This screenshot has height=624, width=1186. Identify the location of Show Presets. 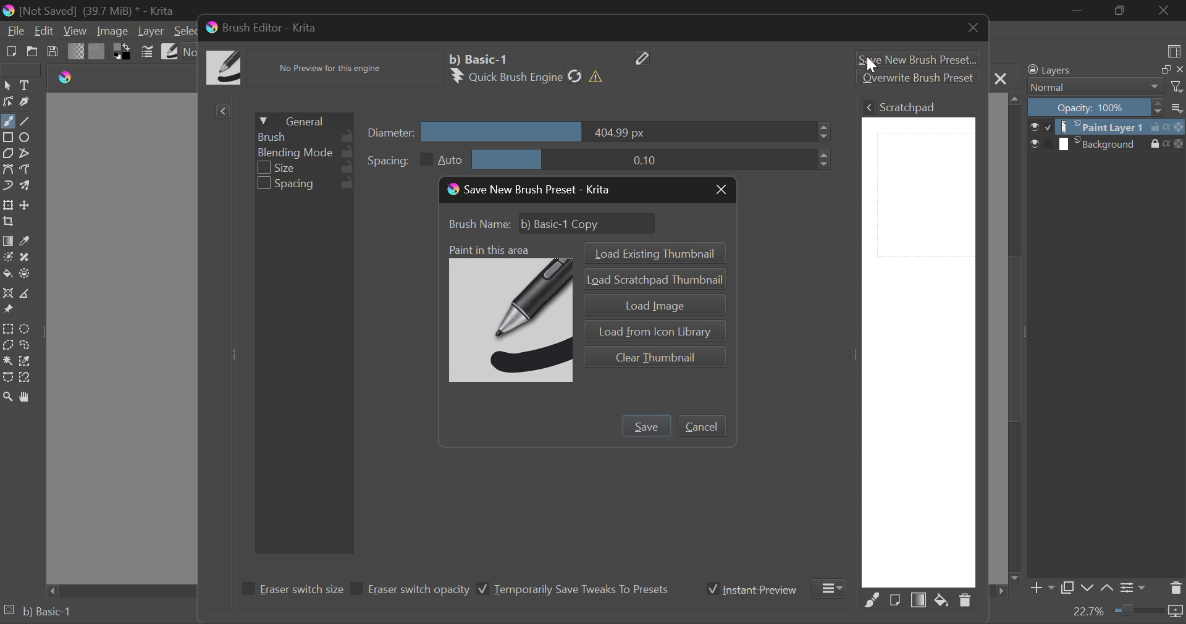
(222, 112).